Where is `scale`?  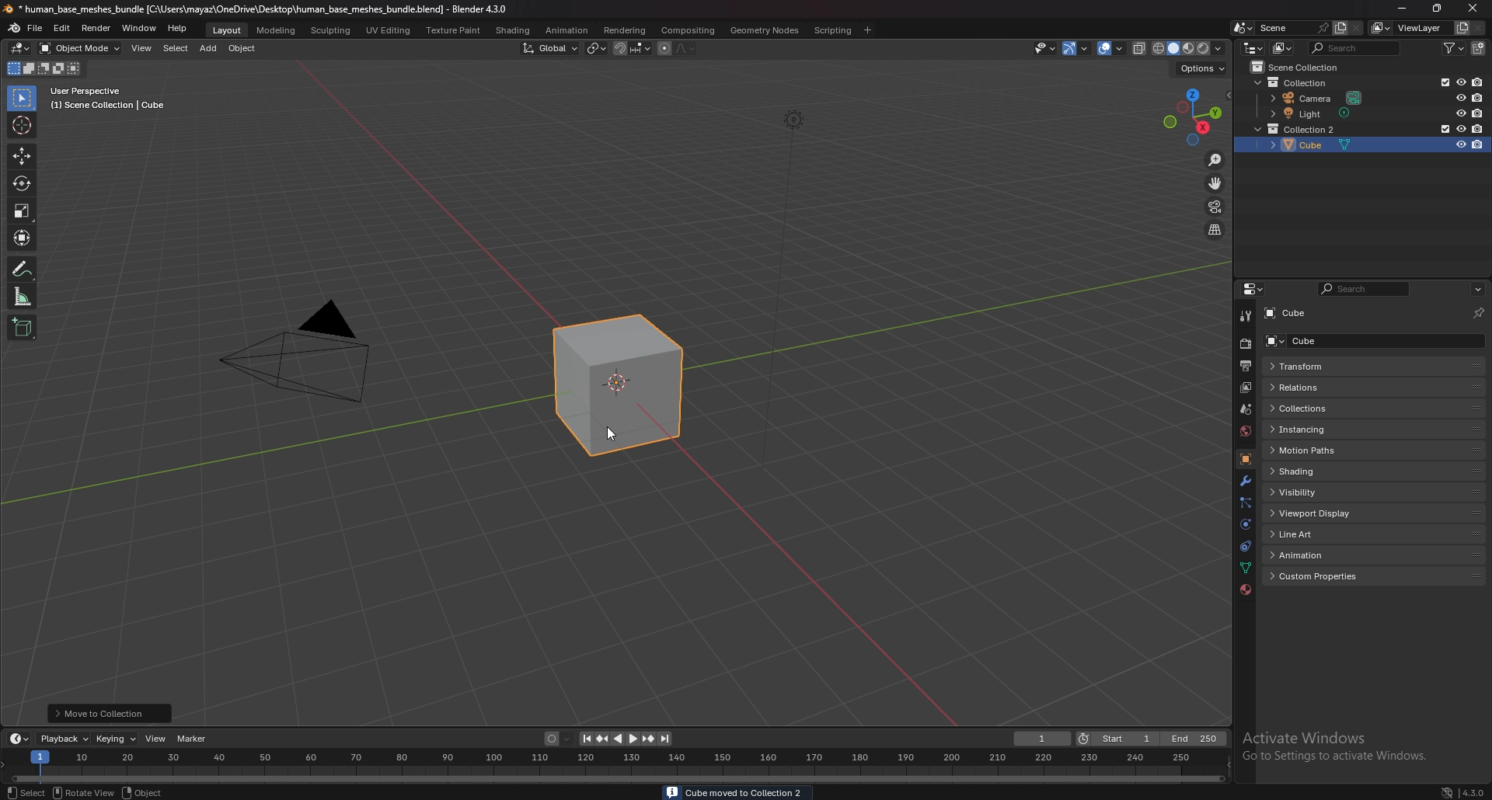 scale is located at coordinates (23, 211).